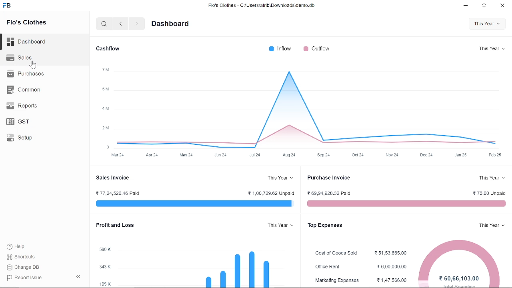  What do you see at coordinates (121, 24) in the screenshot?
I see `previous` at bounding box center [121, 24].